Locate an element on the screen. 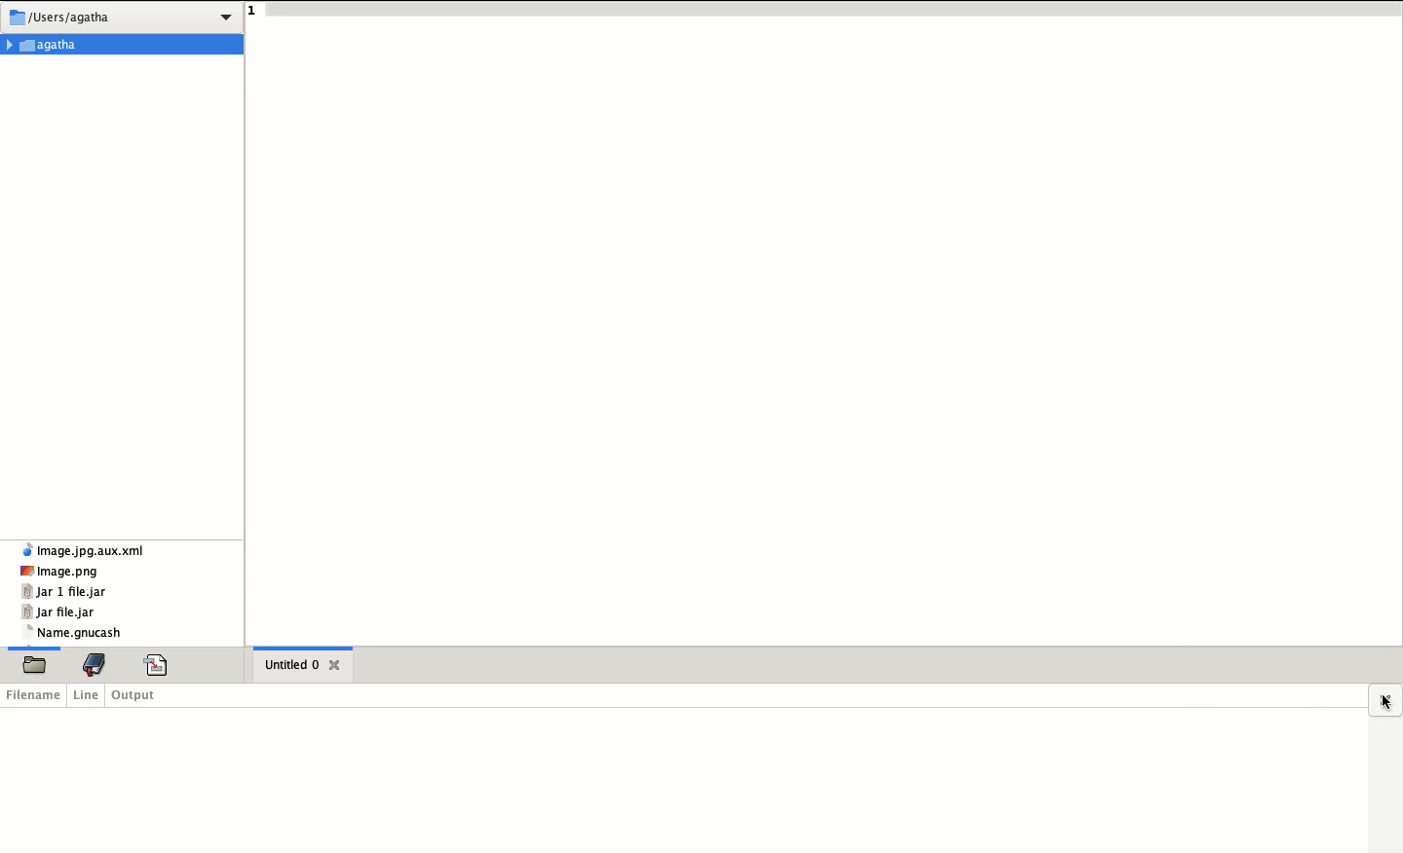 This screenshot has height=853, width=1403. filename is located at coordinates (33, 695).